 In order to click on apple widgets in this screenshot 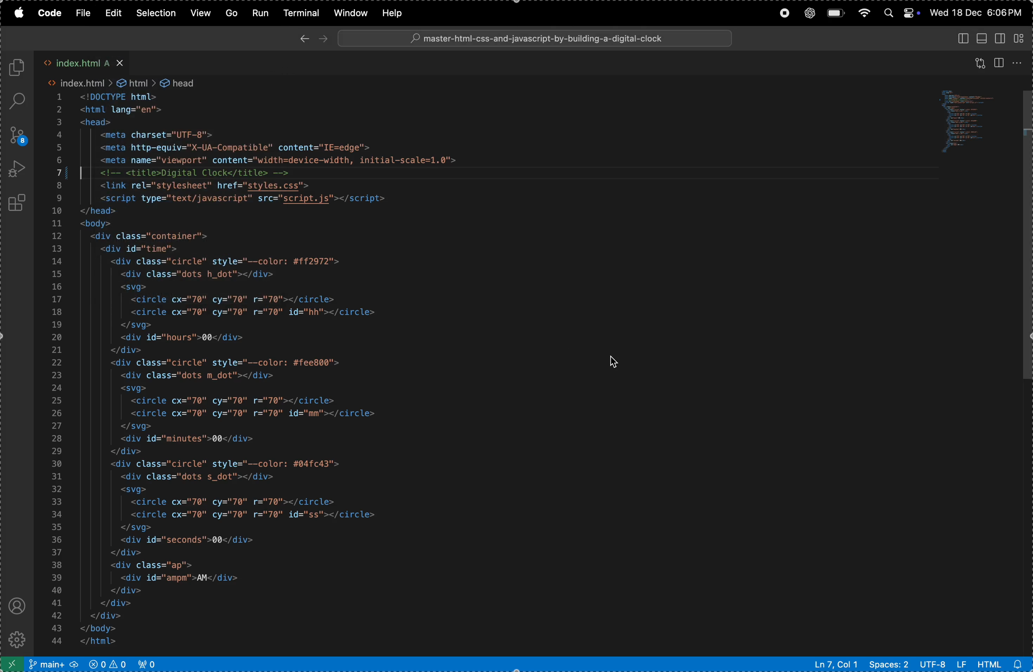, I will do `click(900, 13)`.